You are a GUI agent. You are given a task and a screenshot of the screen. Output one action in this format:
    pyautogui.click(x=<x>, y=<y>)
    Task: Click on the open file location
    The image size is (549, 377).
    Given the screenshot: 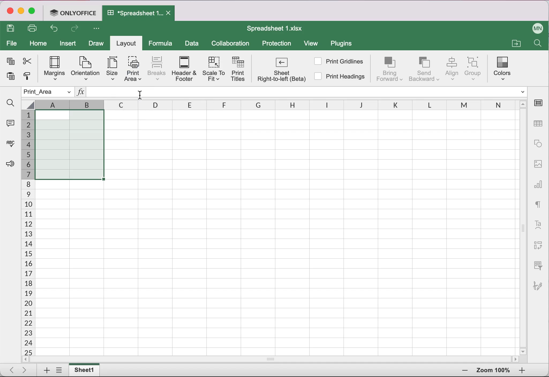 What is the action you would take?
    pyautogui.click(x=515, y=43)
    